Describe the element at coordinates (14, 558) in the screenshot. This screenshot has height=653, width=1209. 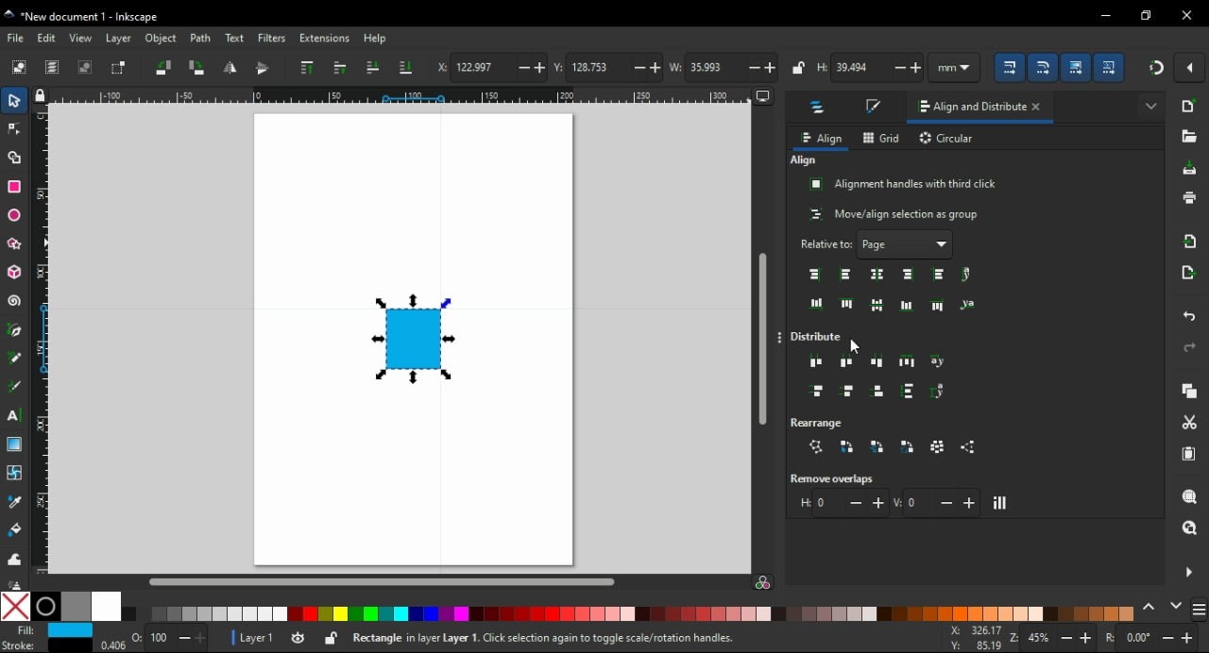
I see `tweak tool` at that location.